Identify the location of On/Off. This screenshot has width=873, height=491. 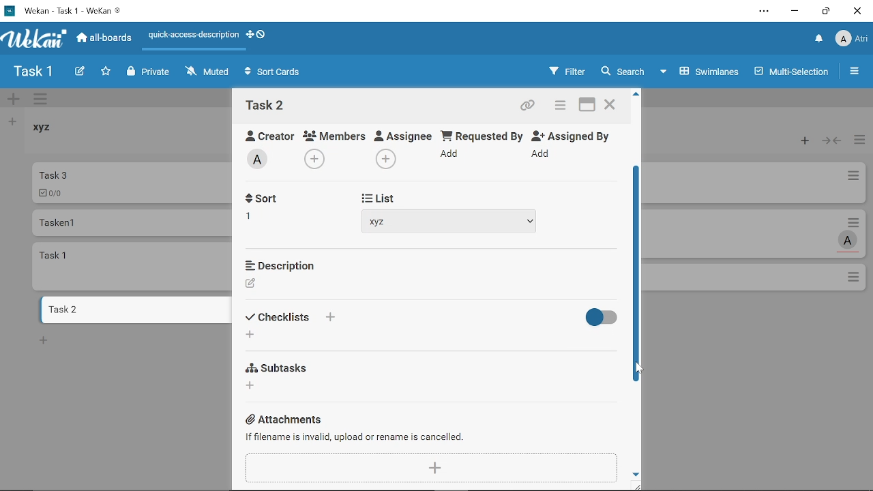
(598, 318).